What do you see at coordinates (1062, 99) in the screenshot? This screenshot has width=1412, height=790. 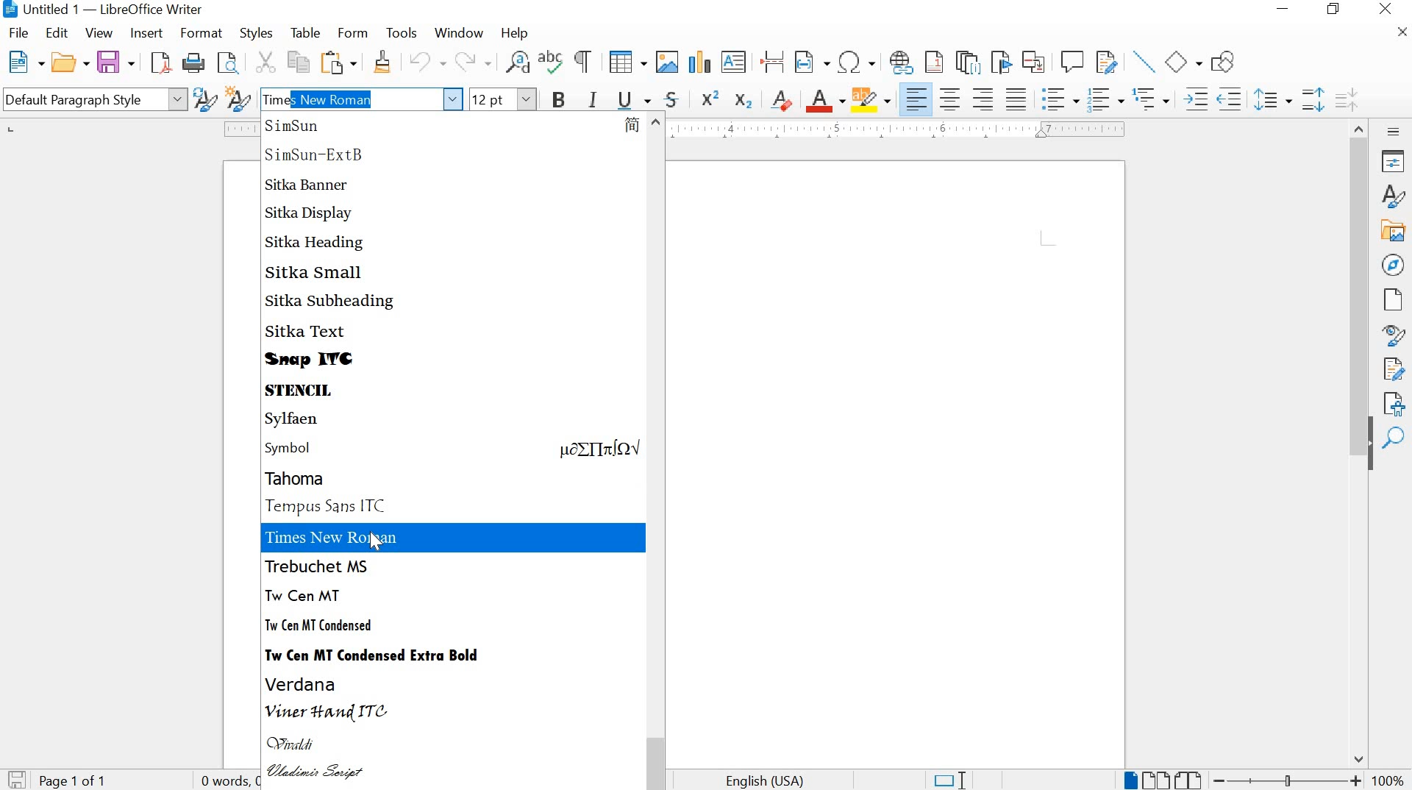 I see `TOGGLE UNORDERED LIST` at bounding box center [1062, 99].